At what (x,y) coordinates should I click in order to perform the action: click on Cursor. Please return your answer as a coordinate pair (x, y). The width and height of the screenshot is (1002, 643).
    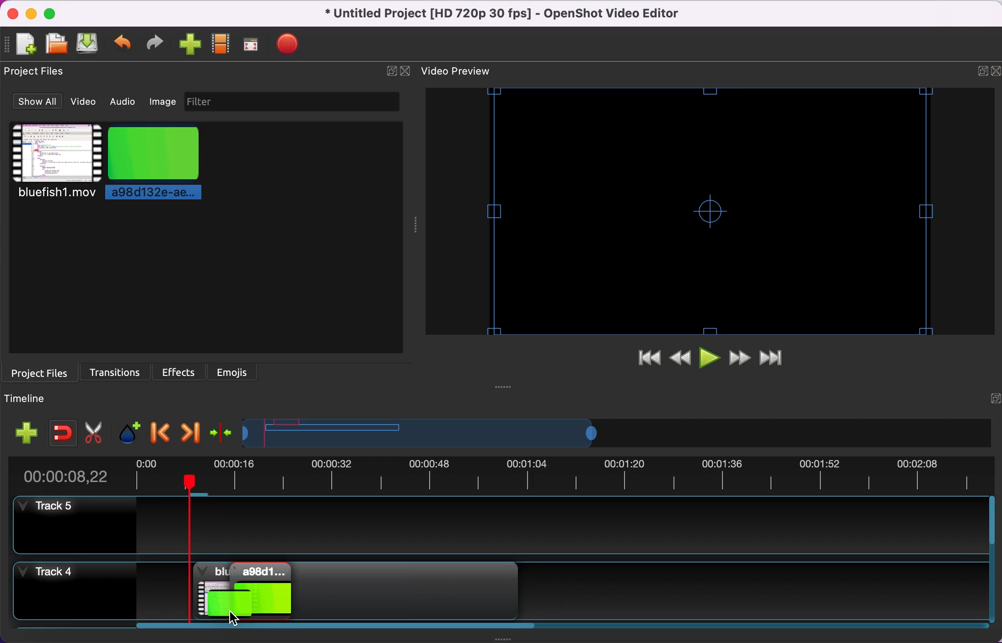
    Looking at the image, I should click on (237, 620).